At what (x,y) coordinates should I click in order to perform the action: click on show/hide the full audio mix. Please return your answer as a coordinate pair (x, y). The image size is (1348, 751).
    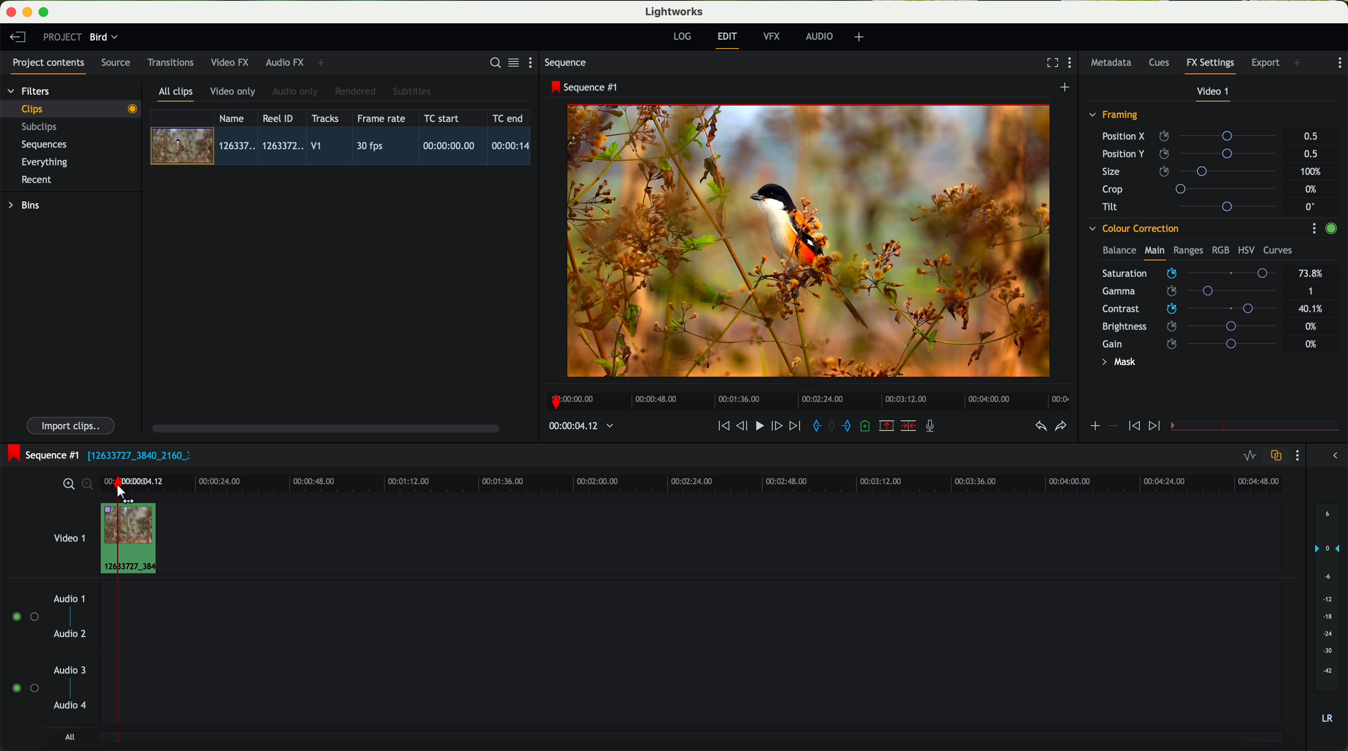
    Looking at the image, I should click on (1332, 456).